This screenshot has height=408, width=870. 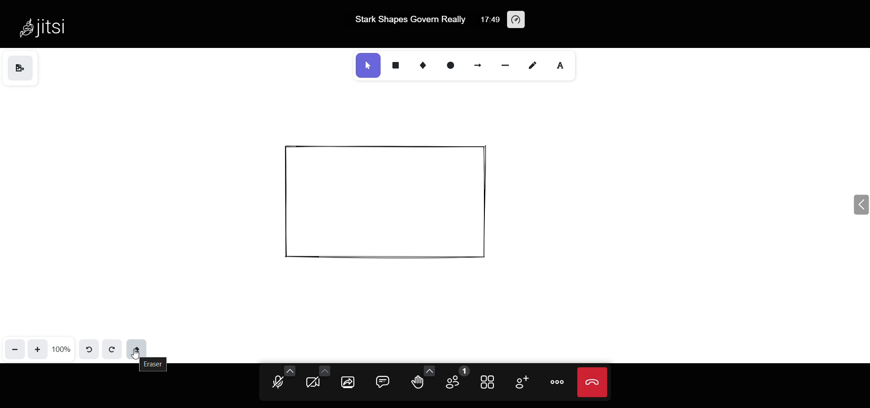 What do you see at coordinates (139, 347) in the screenshot?
I see `eraser` at bounding box center [139, 347].